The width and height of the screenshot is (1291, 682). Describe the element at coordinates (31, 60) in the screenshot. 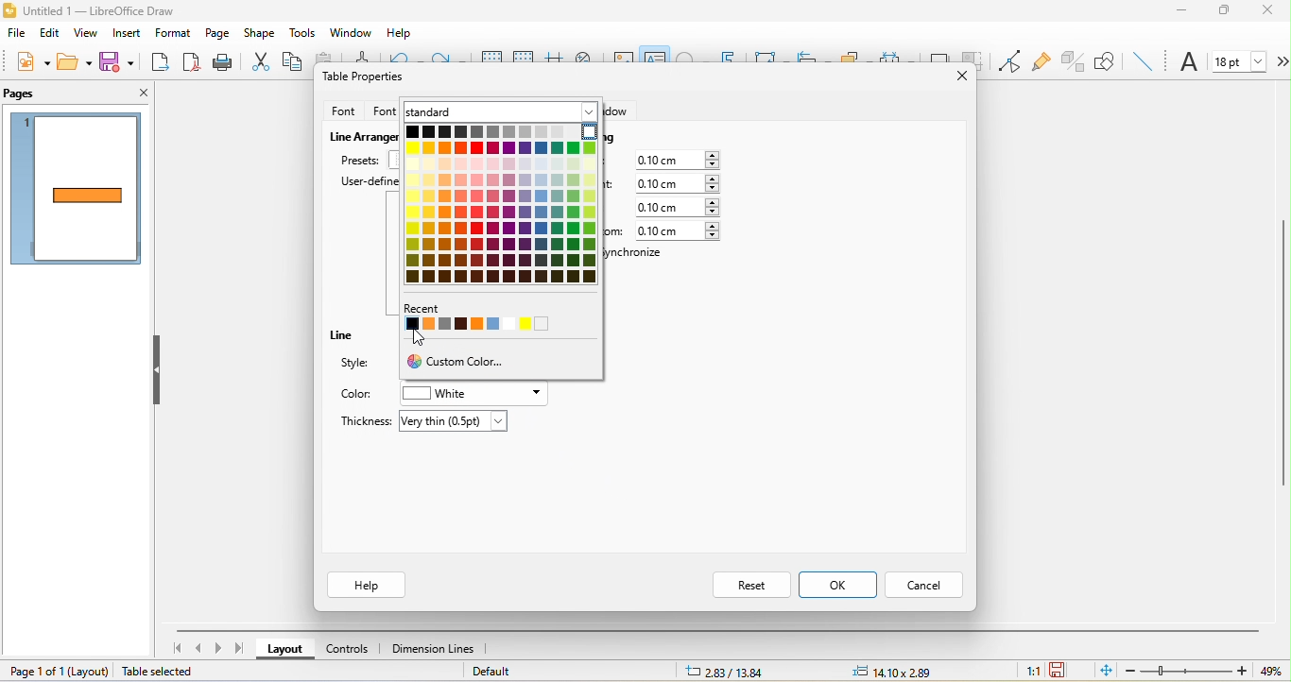

I see `new` at that location.